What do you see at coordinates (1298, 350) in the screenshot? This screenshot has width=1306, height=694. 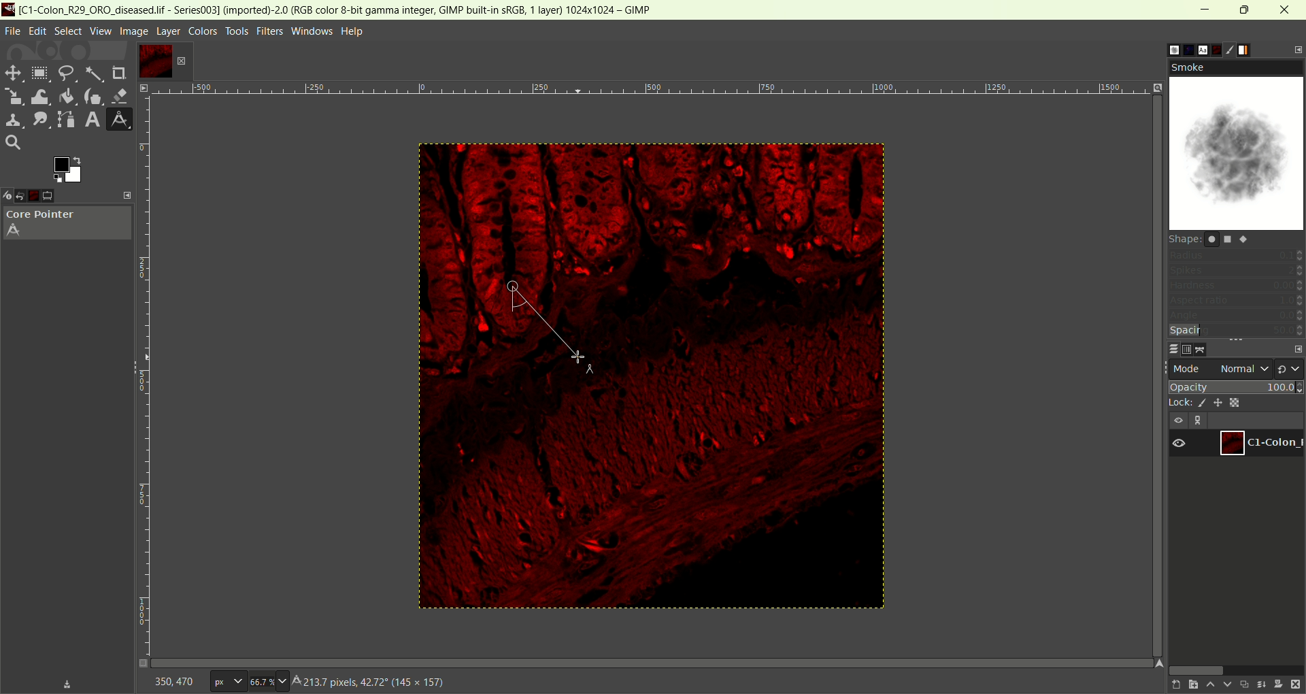 I see `configure this tab` at bounding box center [1298, 350].